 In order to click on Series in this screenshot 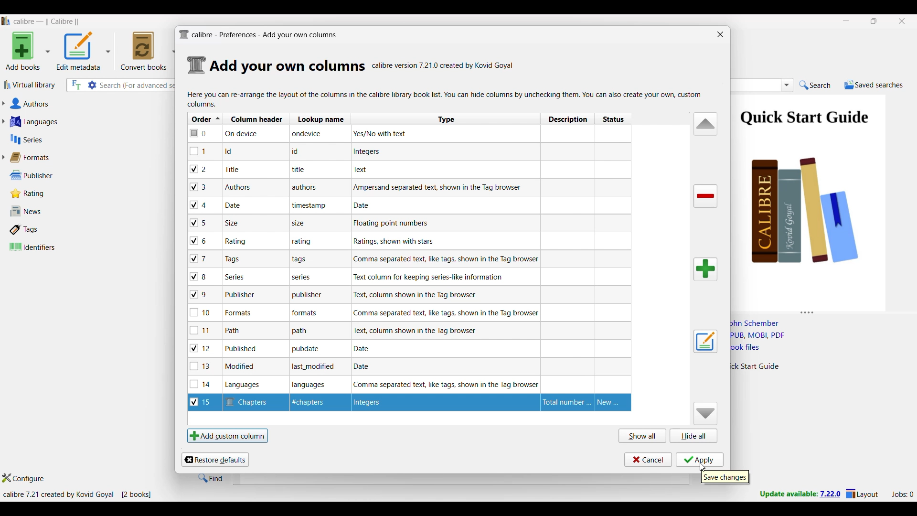, I will do `click(72, 140)`.